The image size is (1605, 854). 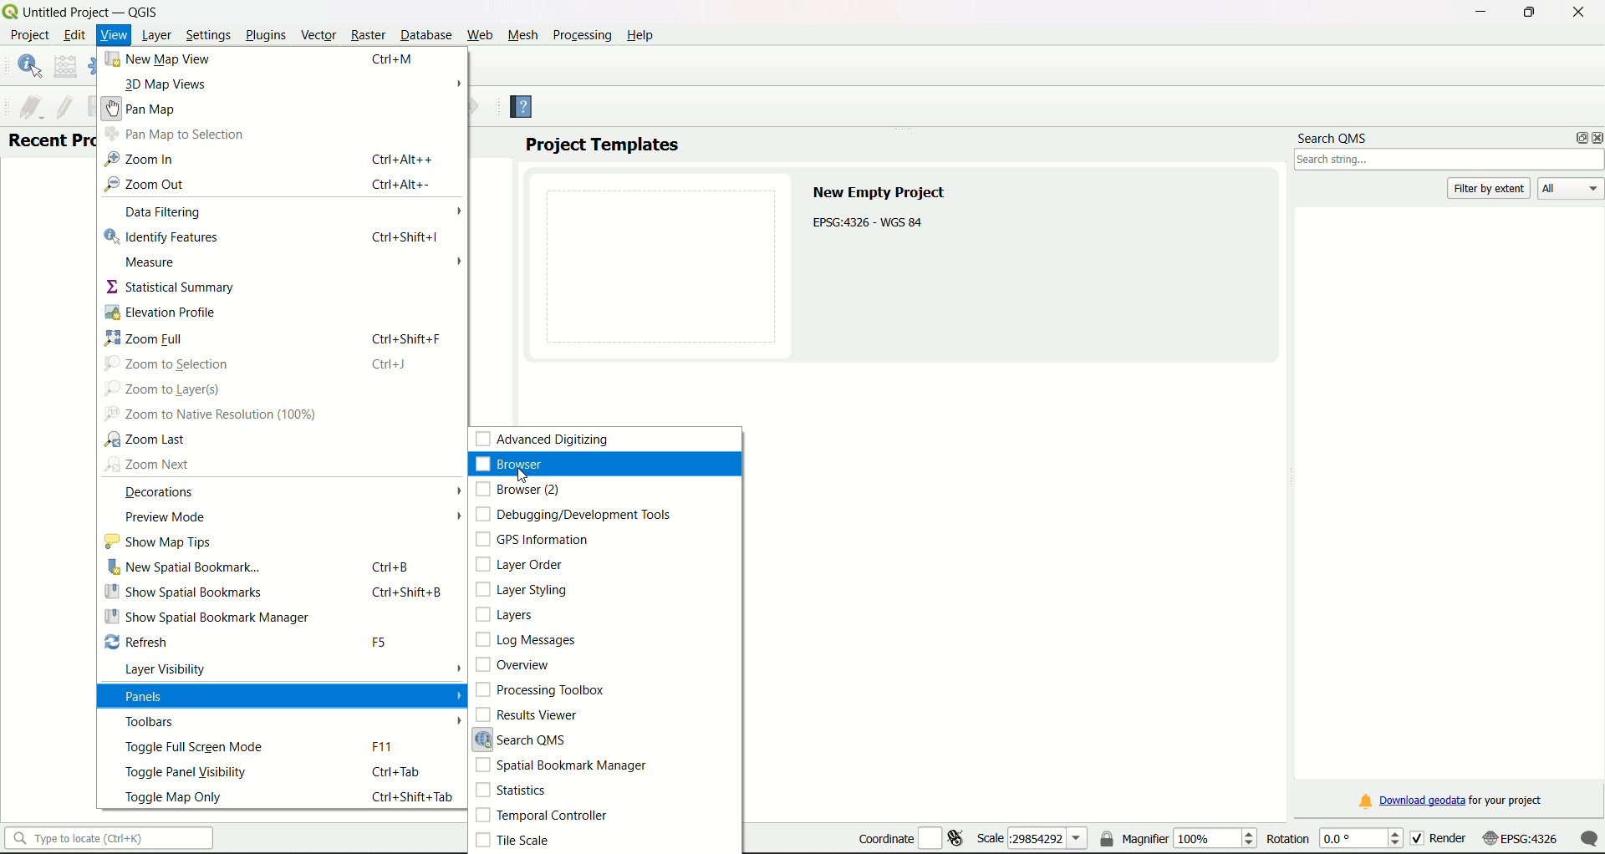 What do you see at coordinates (525, 480) in the screenshot?
I see `Cursor` at bounding box center [525, 480].